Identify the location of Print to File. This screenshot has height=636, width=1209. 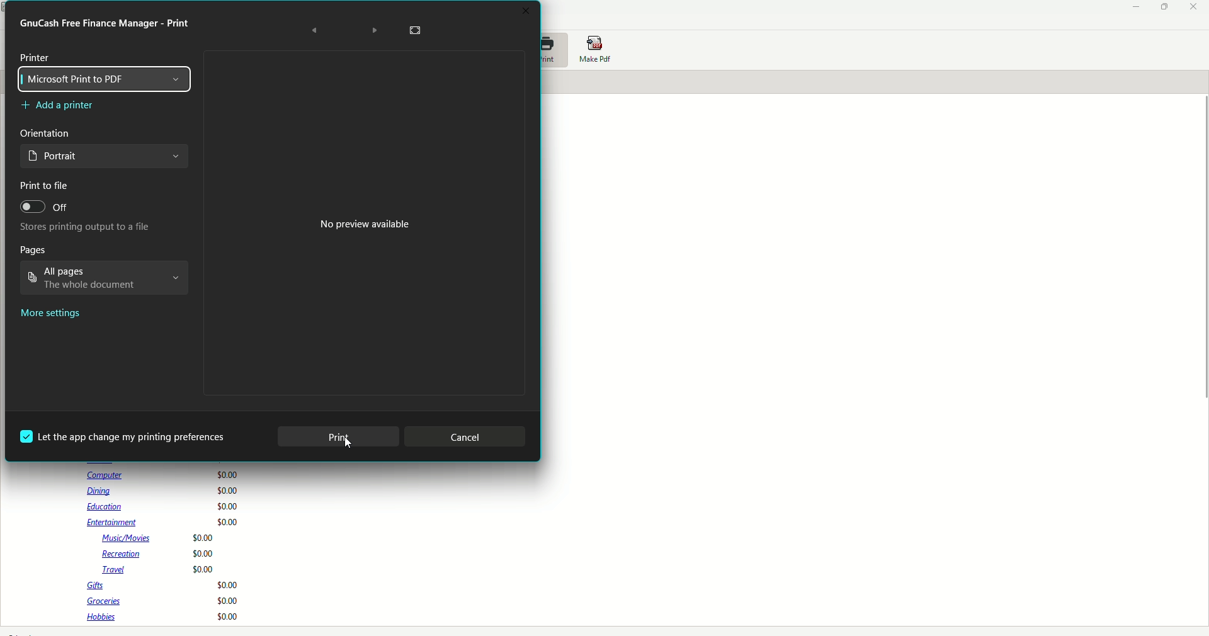
(45, 186).